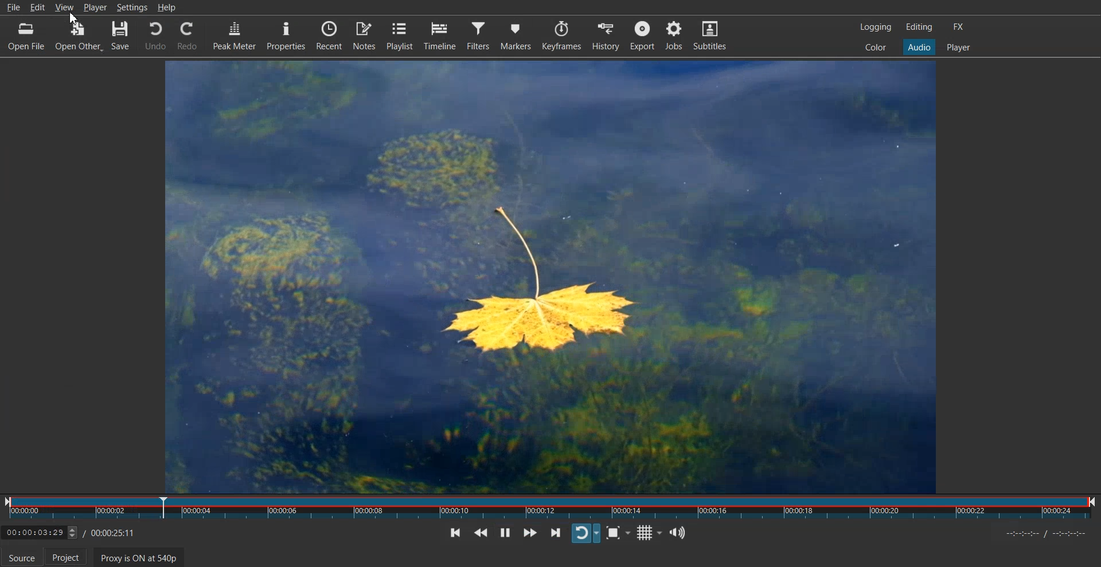  What do you see at coordinates (478, 36) in the screenshot?
I see `Filters` at bounding box center [478, 36].